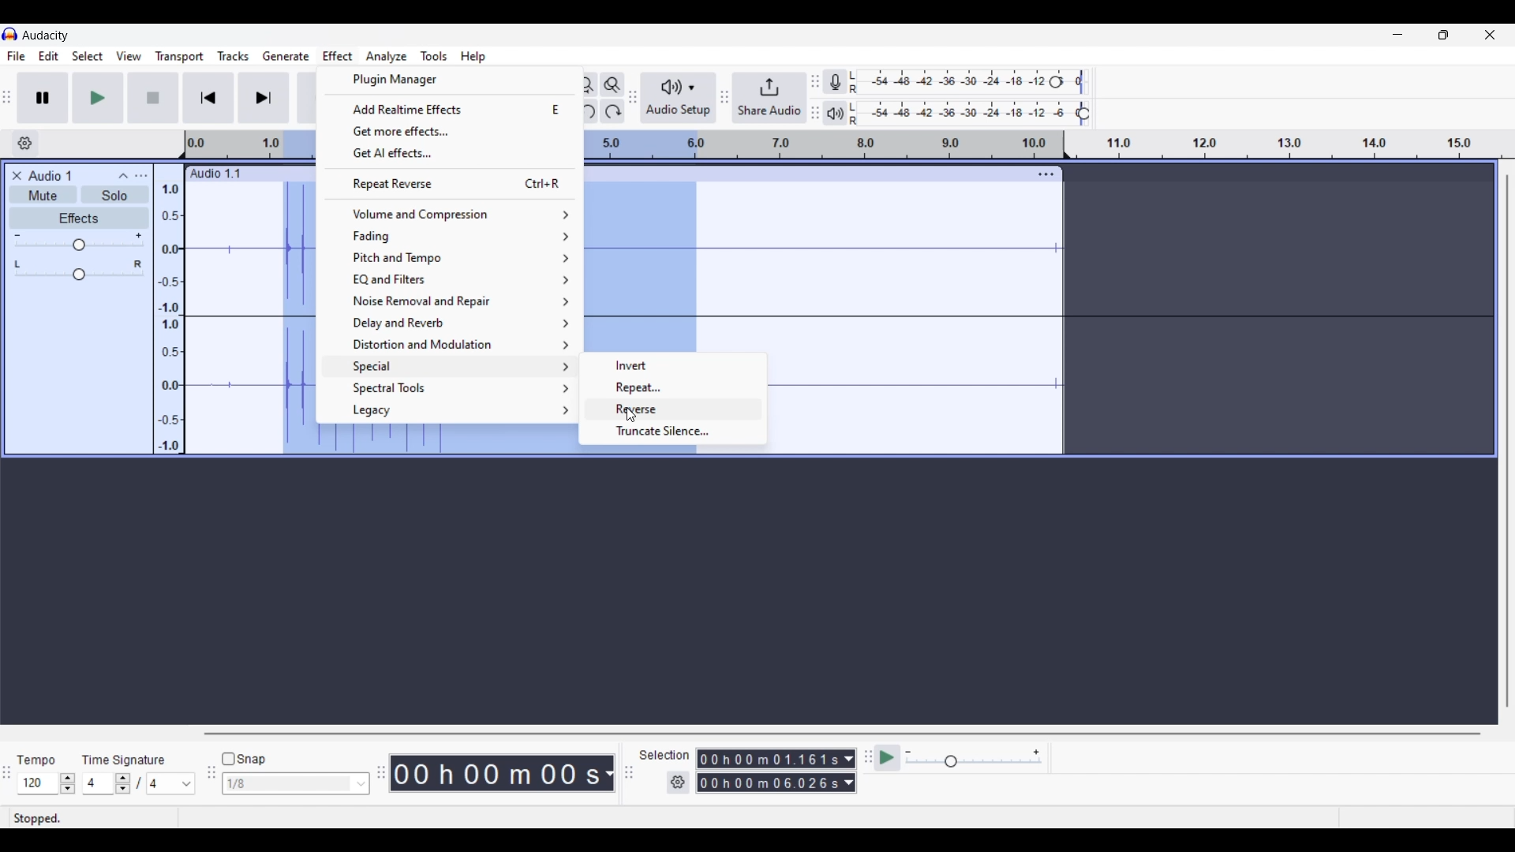 Image resolution: width=1515 pixels, height=852 pixels. What do you see at coordinates (450, 109) in the screenshot?
I see `Add realtime effects` at bounding box center [450, 109].